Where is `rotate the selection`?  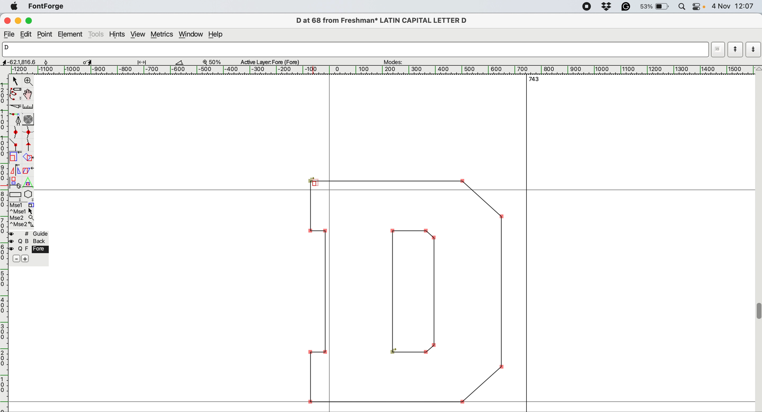 rotate the selection is located at coordinates (27, 158).